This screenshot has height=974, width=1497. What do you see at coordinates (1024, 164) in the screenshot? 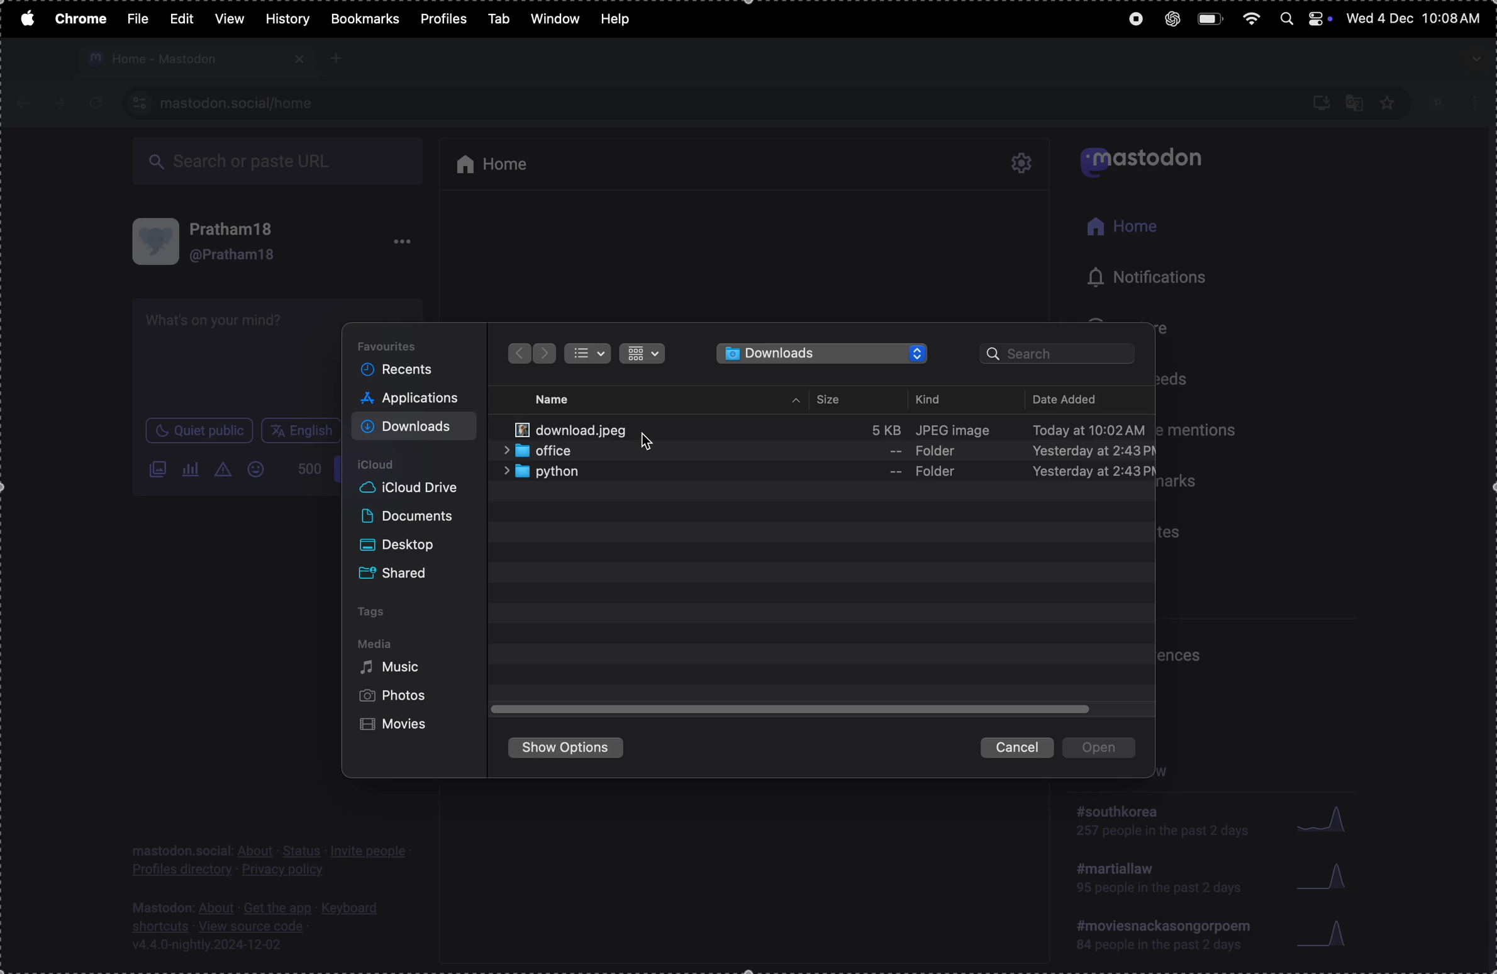
I see `setting` at bounding box center [1024, 164].